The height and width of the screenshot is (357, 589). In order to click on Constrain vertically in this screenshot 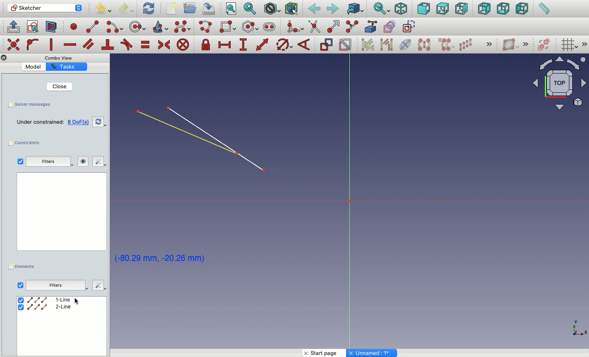, I will do `click(52, 45)`.